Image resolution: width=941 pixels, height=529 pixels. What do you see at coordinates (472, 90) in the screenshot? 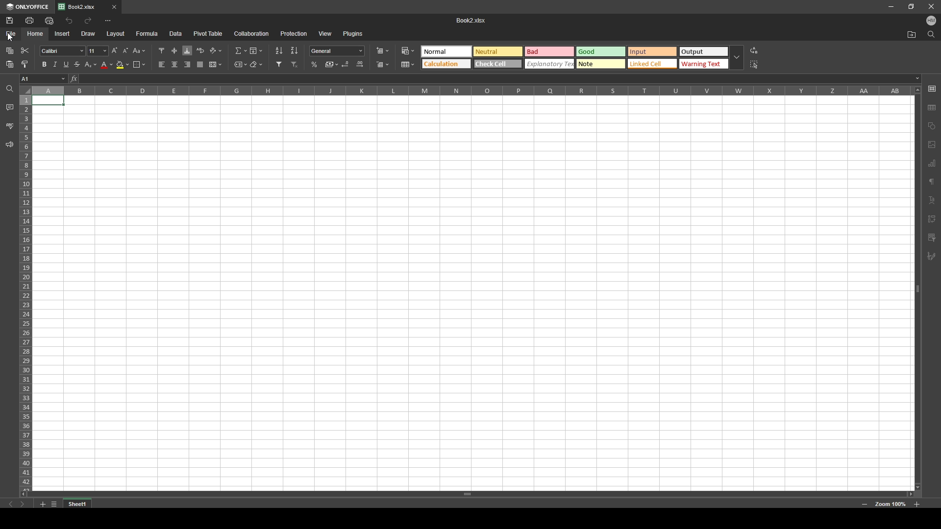
I see `columns` at bounding box center [472, 90].